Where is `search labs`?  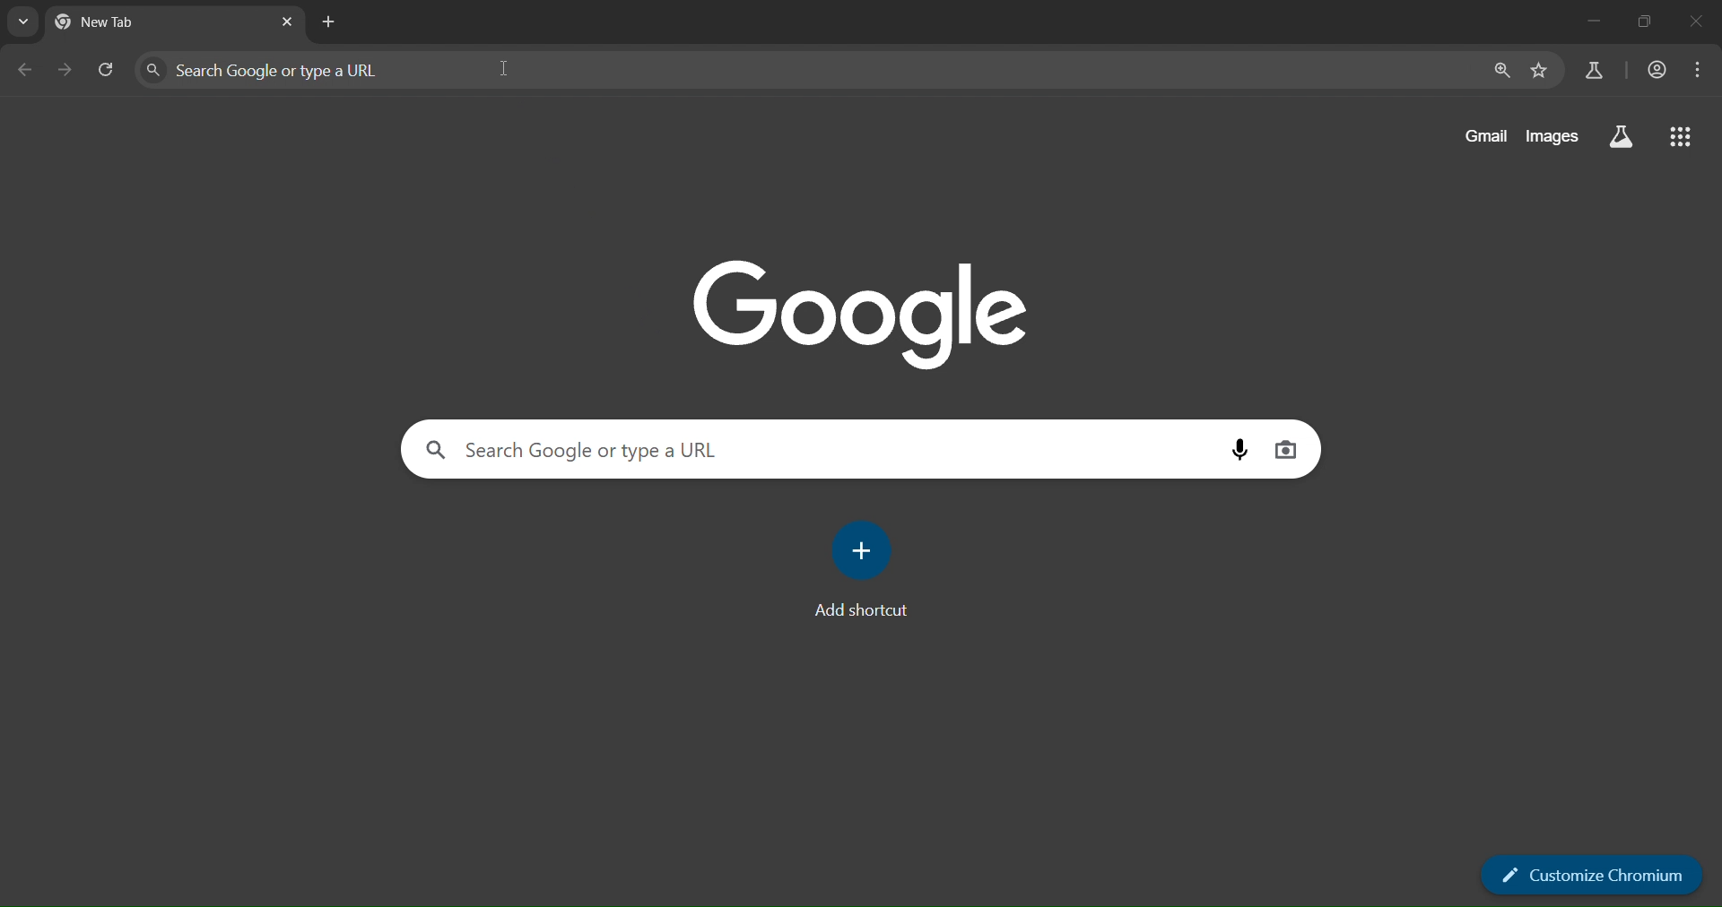 search labs is located at coordinates (1592, 70).